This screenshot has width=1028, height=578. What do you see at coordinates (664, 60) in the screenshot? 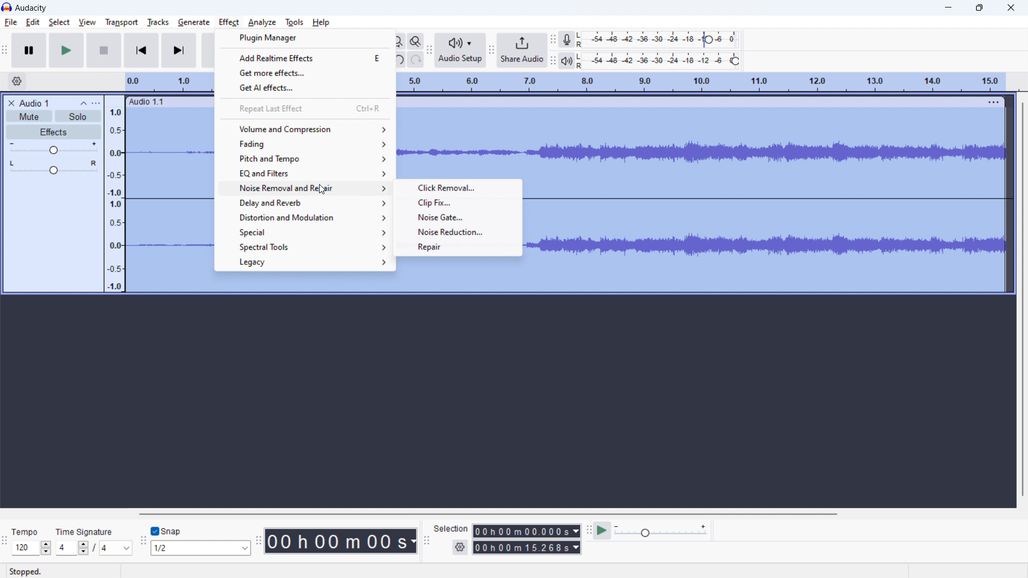
I see `playback meter` at bounding box center [664, 60].